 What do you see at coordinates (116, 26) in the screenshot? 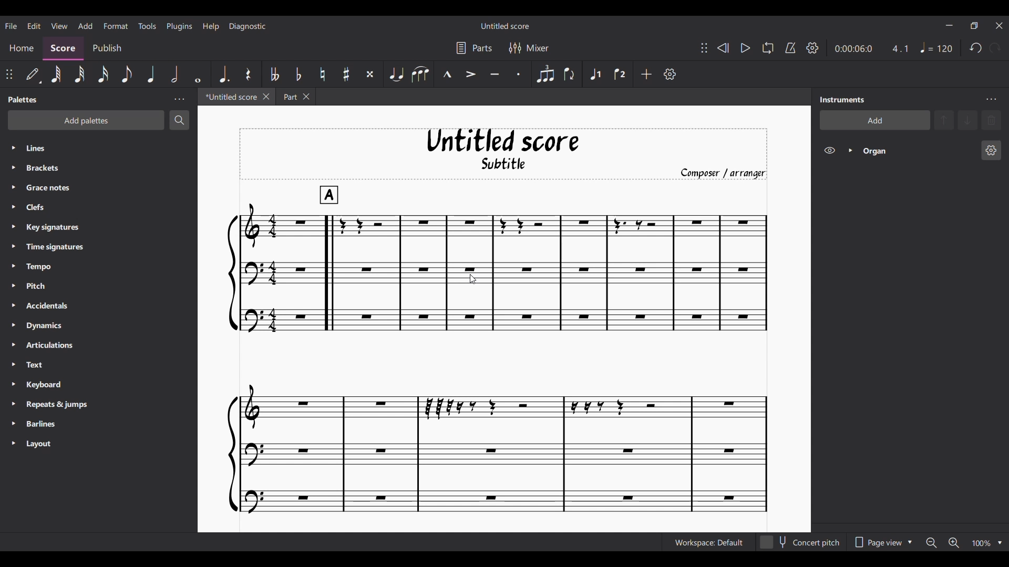
I see `Format menu` at bounding box center [116, 26].